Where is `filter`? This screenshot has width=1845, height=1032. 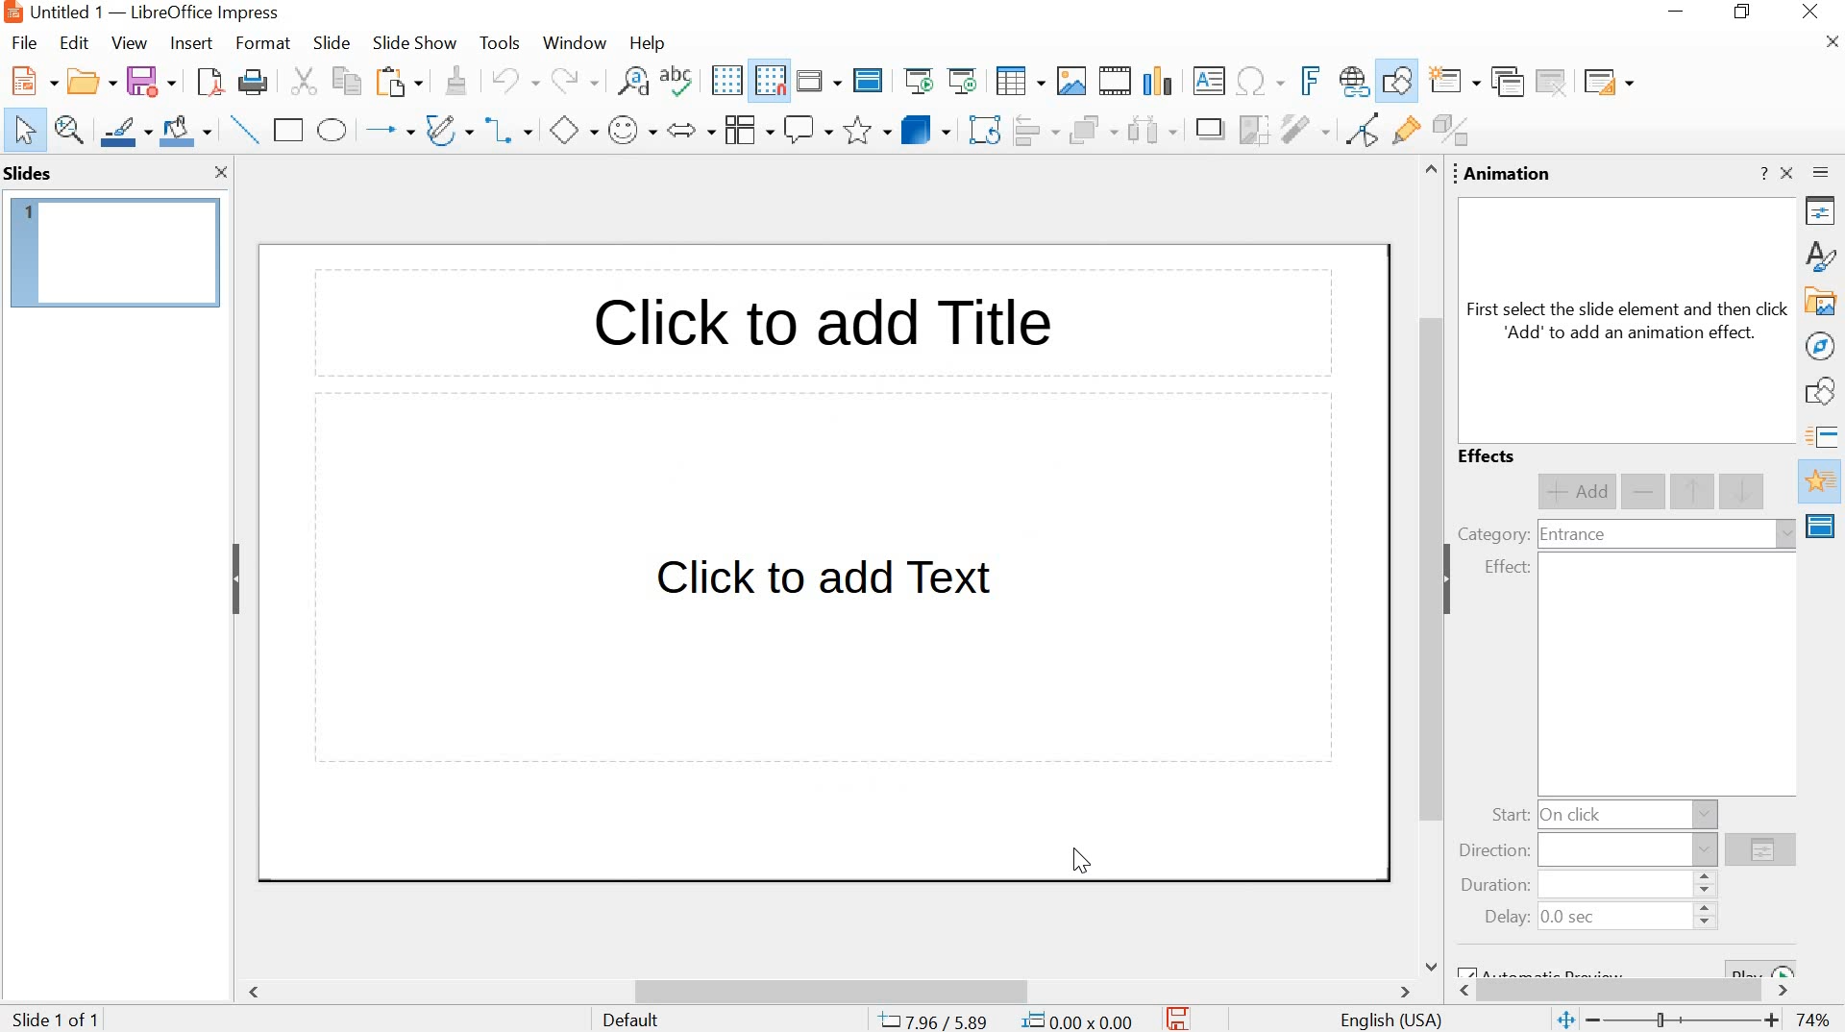 filter is located at coordinates (1304, 129).